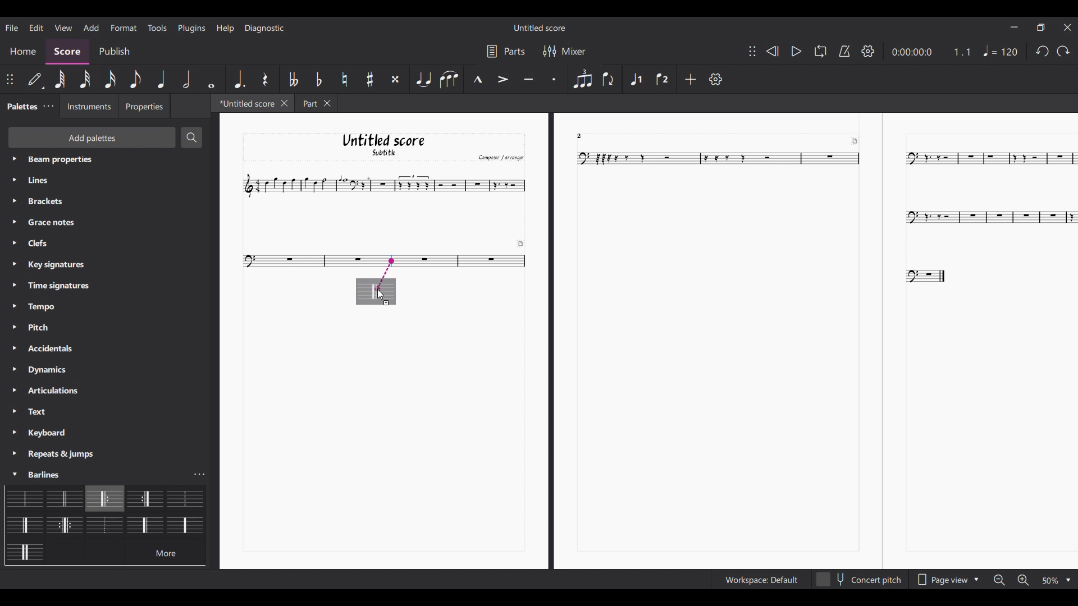 This screenshot has height=606, width=1078. Describe the element at coordinates (110, 79) in the screenshot. I see `16th note` at that location.